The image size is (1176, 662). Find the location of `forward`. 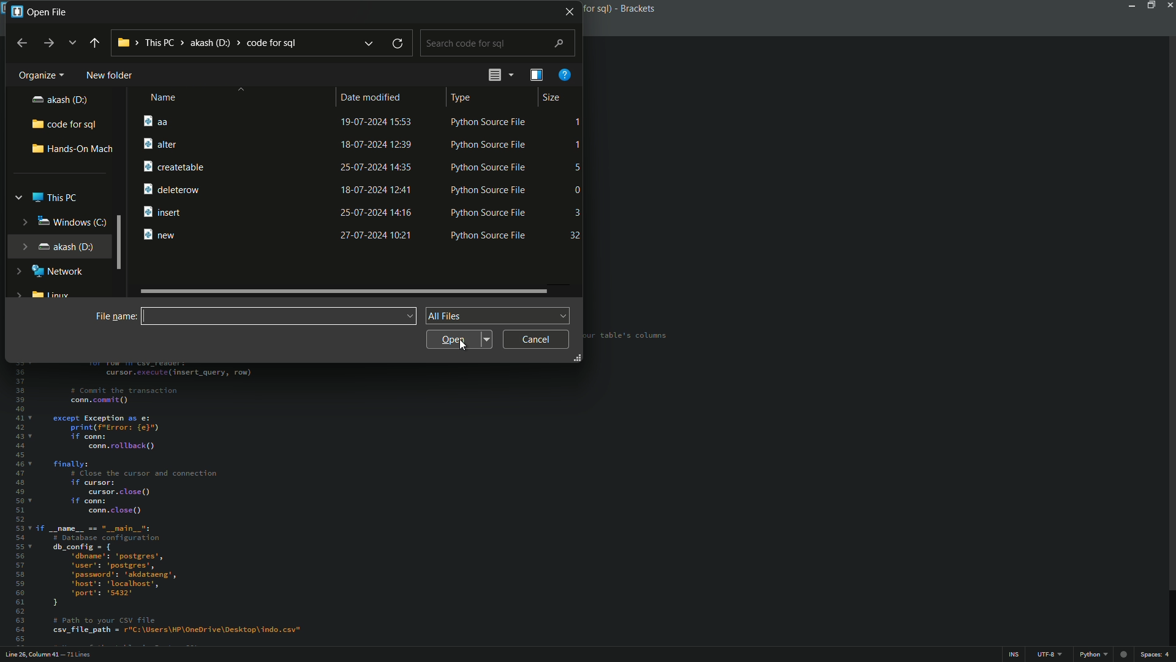

forward is located at coordinates (47, 44).